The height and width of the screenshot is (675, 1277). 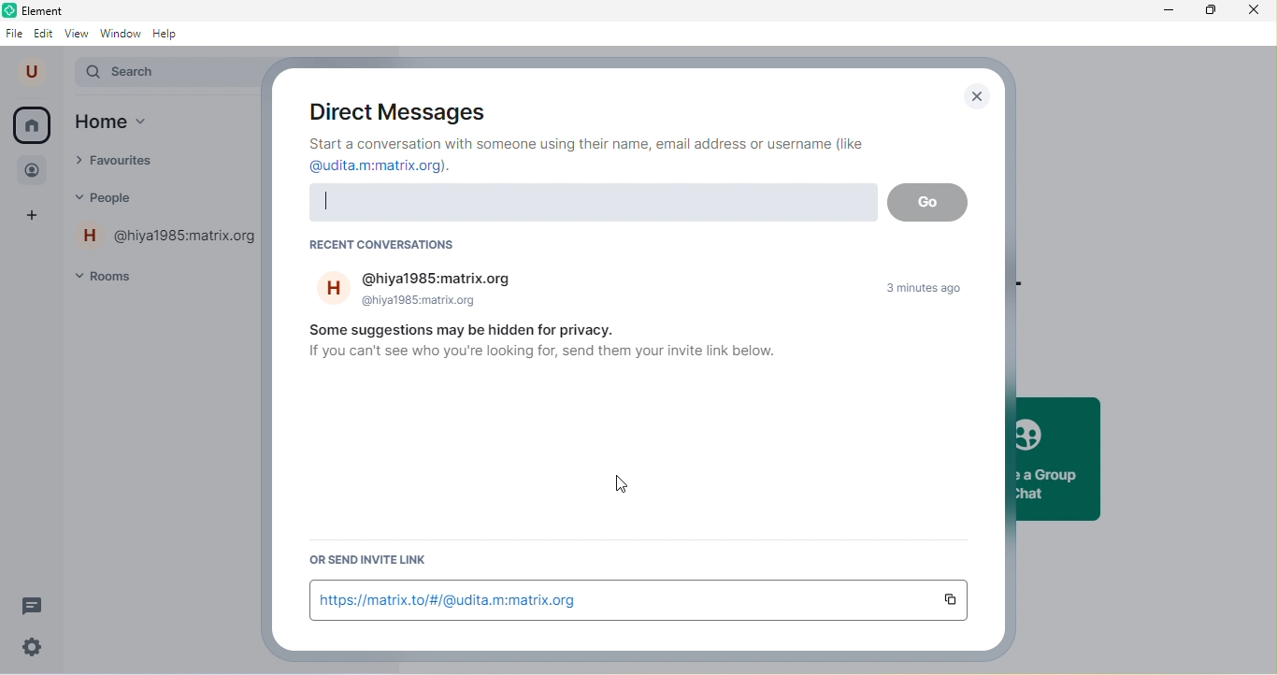 What do you see at coordinates (387, 167) in the screenshot?
I see `@udita m matrix.org` at bounding box center [387, 167].